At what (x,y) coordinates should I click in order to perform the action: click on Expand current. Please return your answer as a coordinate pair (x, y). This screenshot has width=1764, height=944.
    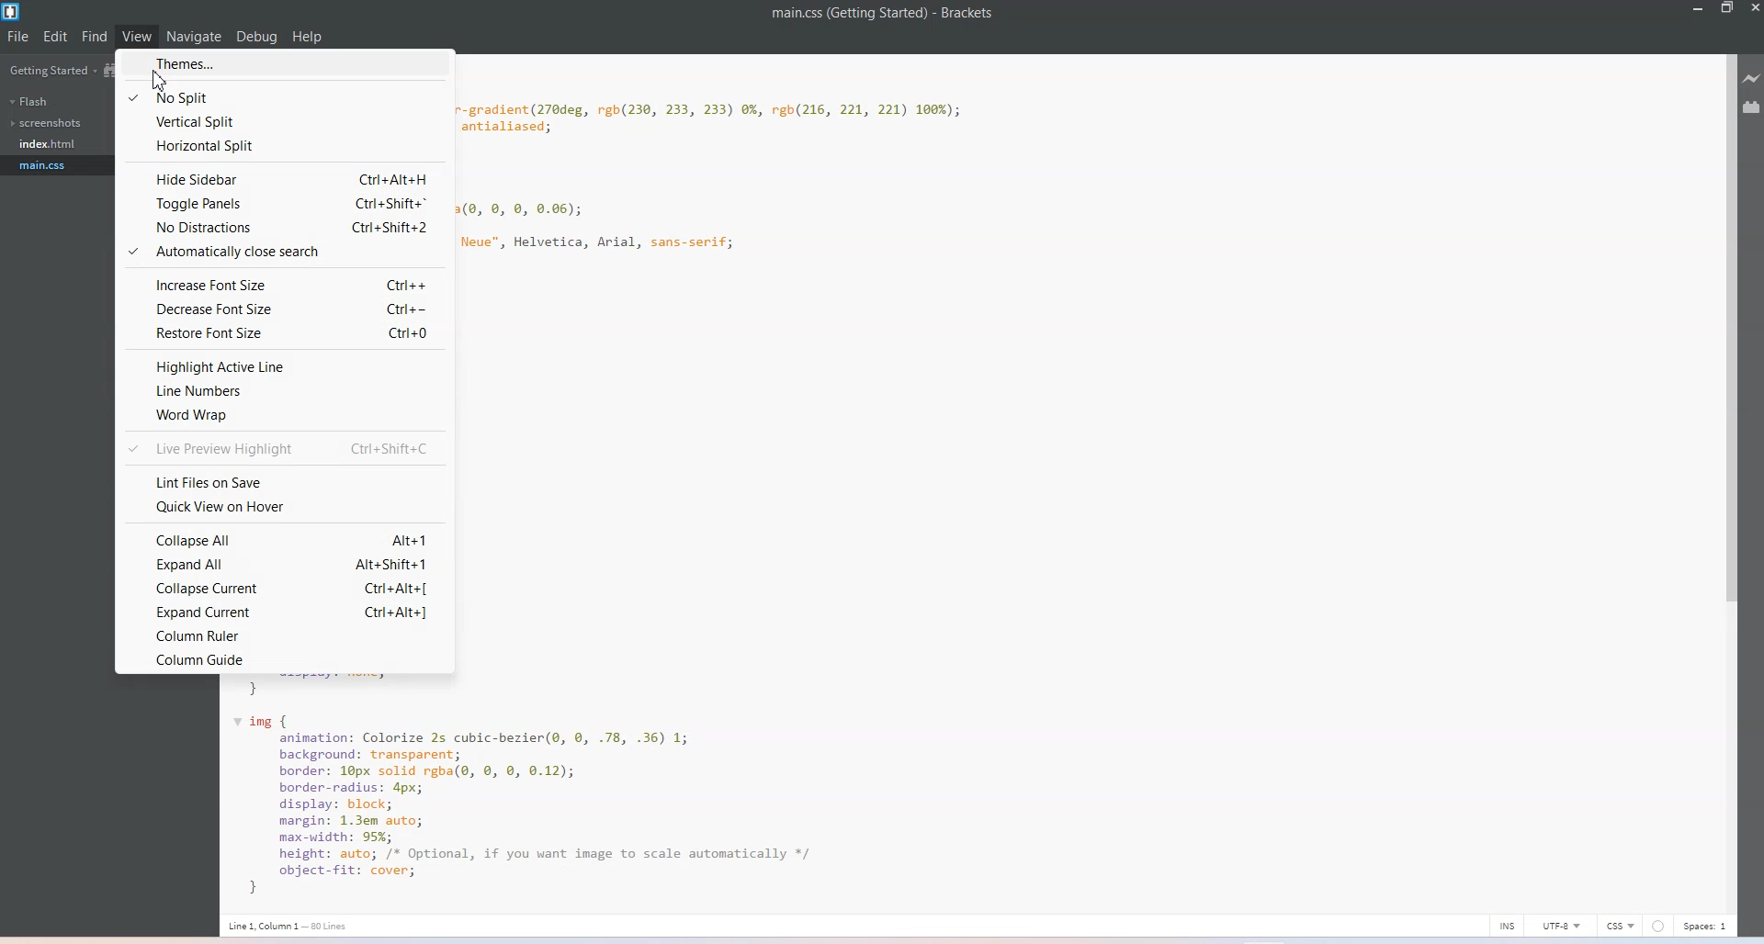
    Looking at the image, I should click on (285, 611).